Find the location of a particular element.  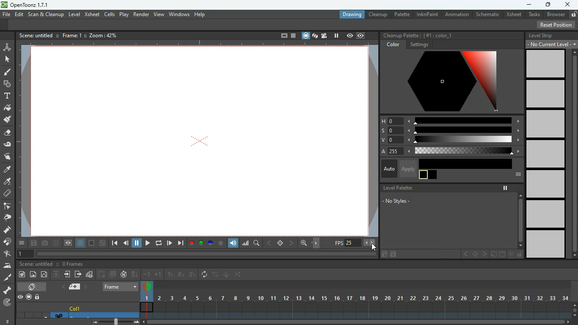

no styles is located at coordinates (402, 201).